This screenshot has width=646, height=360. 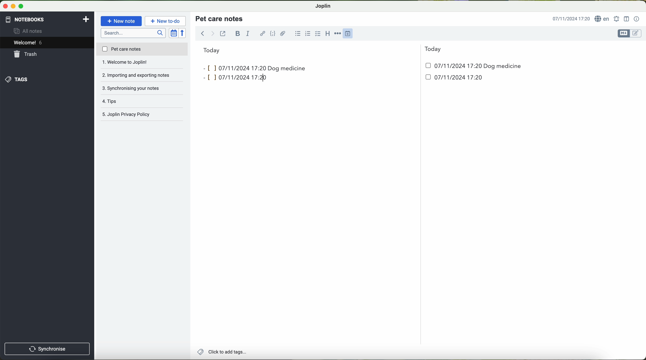 I want to click on insert time, so click(x=350, y=33).